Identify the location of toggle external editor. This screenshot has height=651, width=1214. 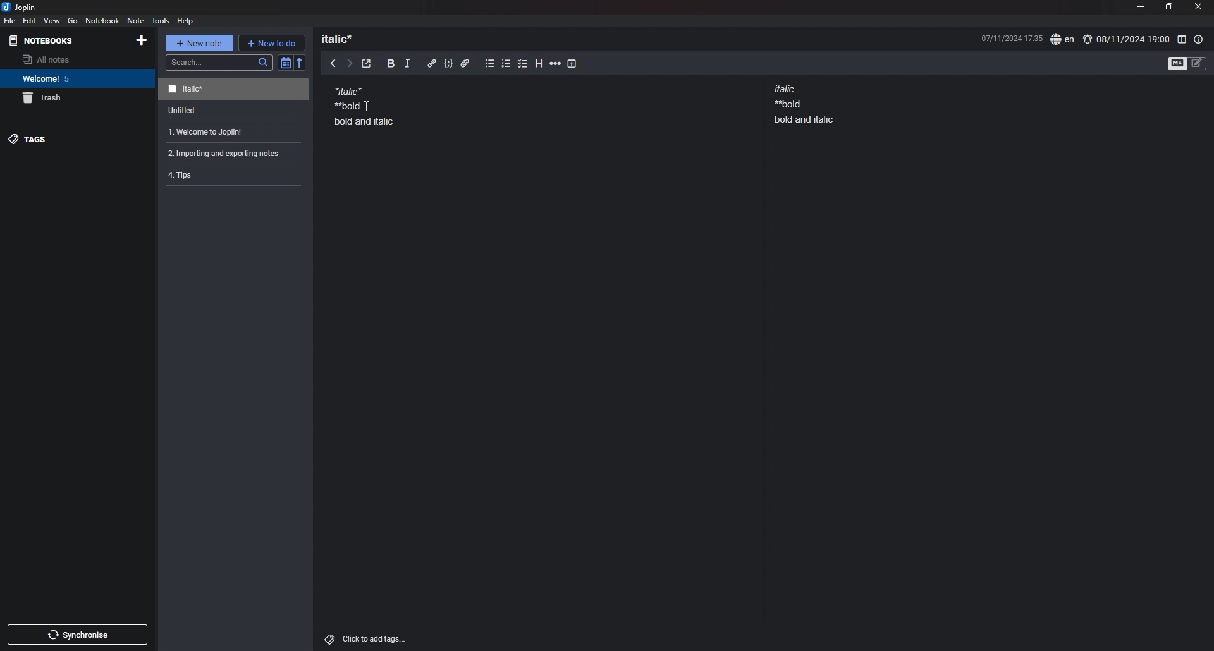
(367, 64).